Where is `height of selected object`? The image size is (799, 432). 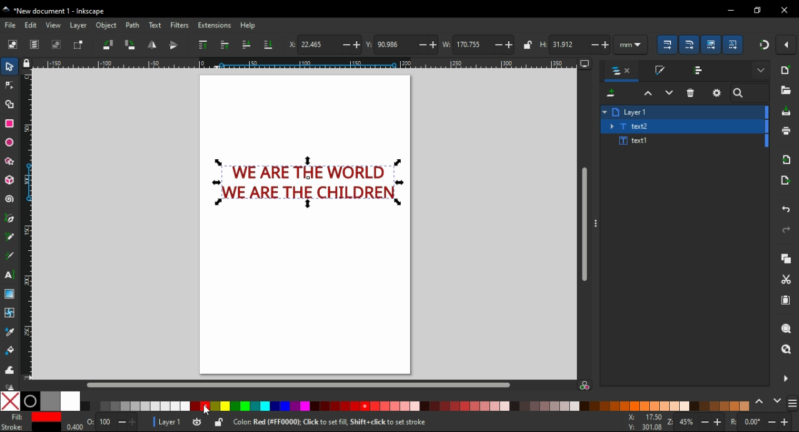 height of selected object is located at coordinates (574, 44).